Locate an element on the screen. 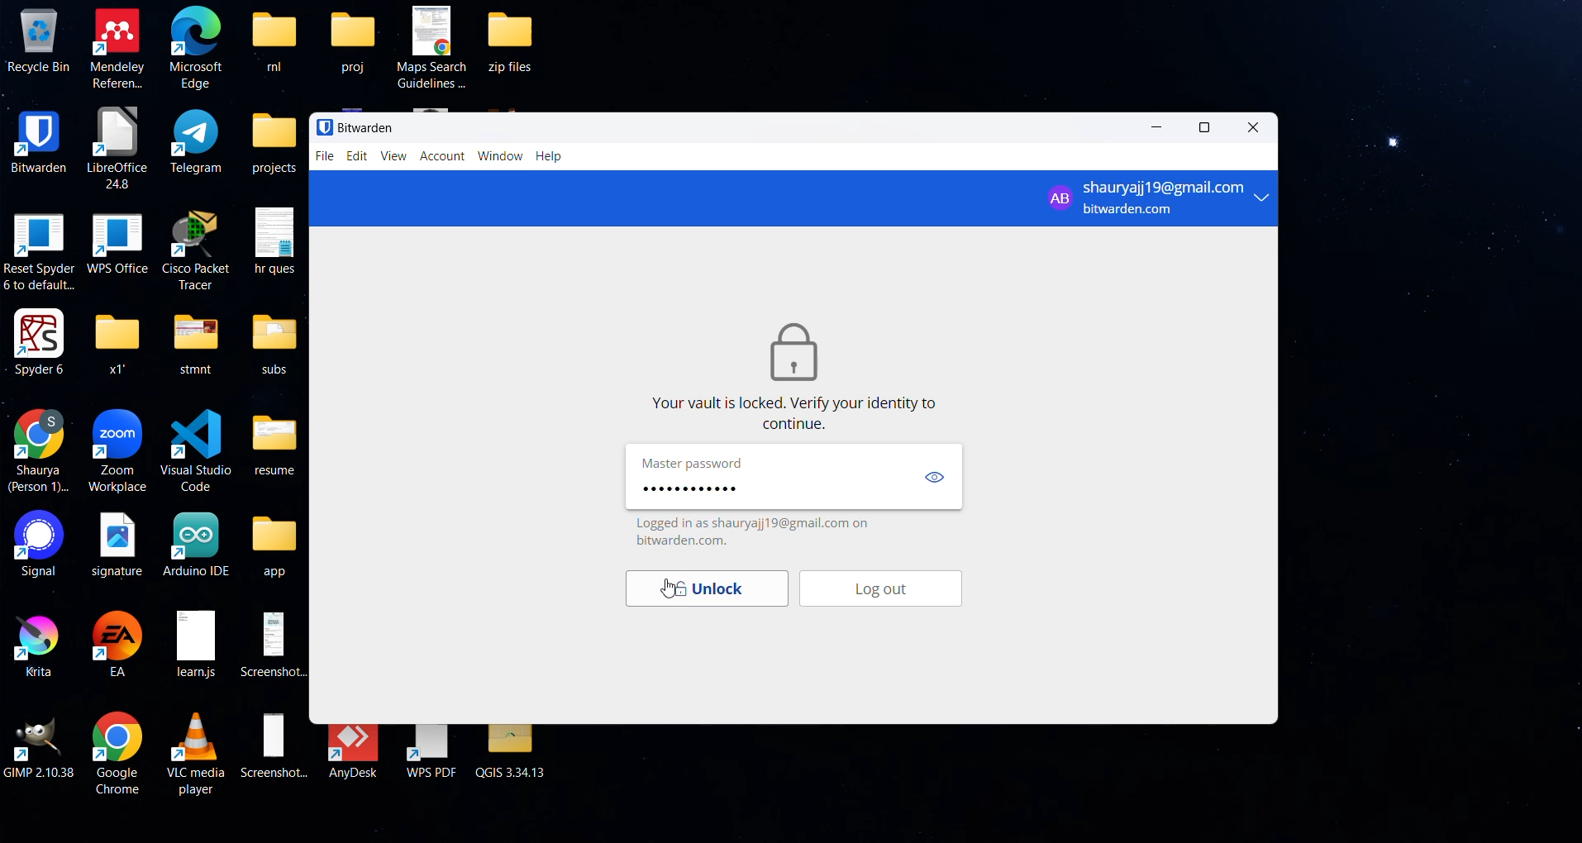  shauryajj19@gmail.com bitwarden.com is located at coordinates (1156, 197).